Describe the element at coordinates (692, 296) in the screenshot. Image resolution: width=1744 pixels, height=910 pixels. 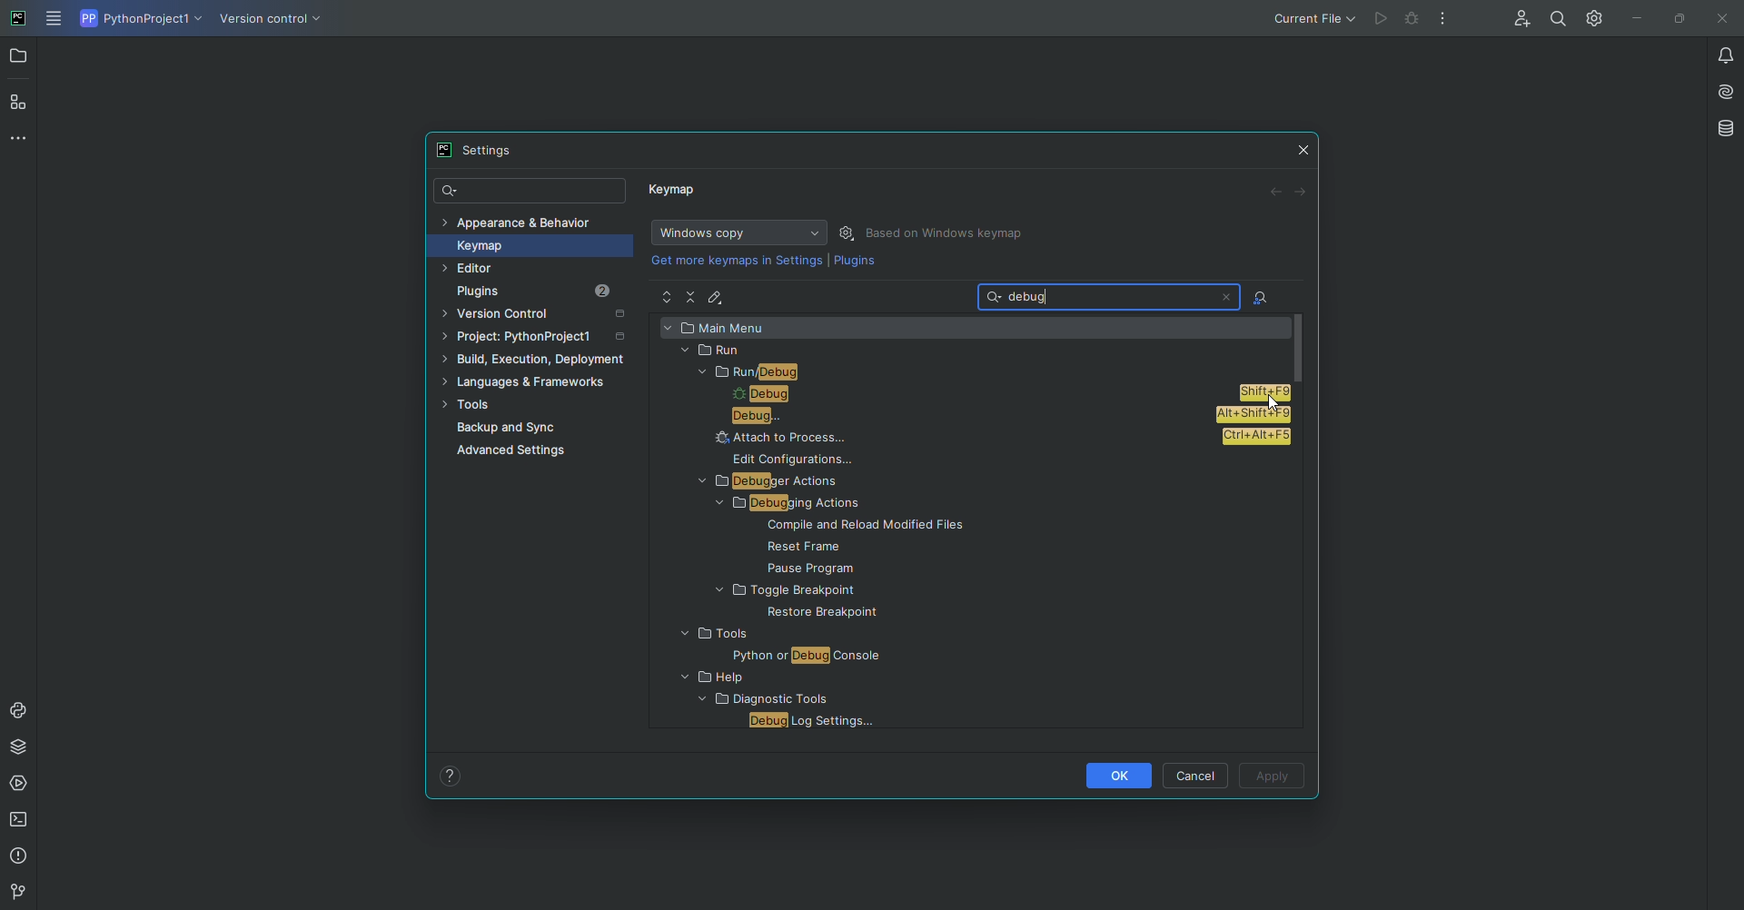
I see `Collapse` at that location.